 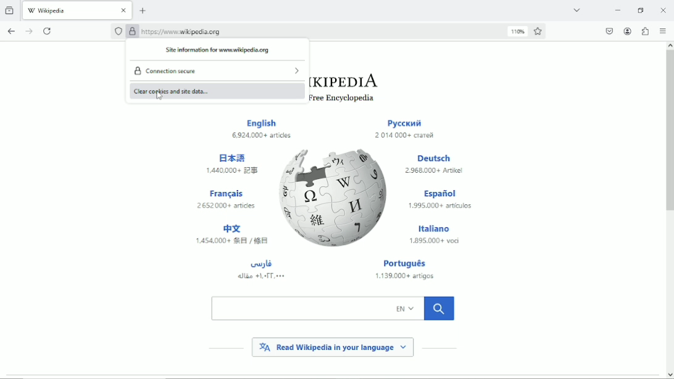 What do you see at coordinates (618, 10) in the screenshot?
I see `minimize` at bounding box center [618, 10].